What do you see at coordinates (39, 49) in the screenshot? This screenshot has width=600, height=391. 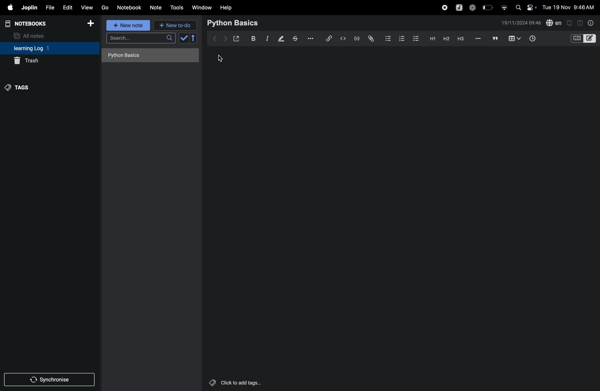 I see `learning log` at bounding box center [39, 49].